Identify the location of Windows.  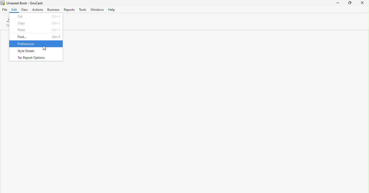
(96, 10).